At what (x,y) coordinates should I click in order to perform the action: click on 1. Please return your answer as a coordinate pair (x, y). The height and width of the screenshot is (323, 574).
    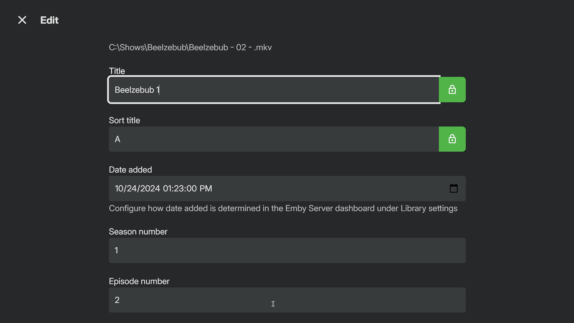
    Looking at the image, I should click on (118, 252).